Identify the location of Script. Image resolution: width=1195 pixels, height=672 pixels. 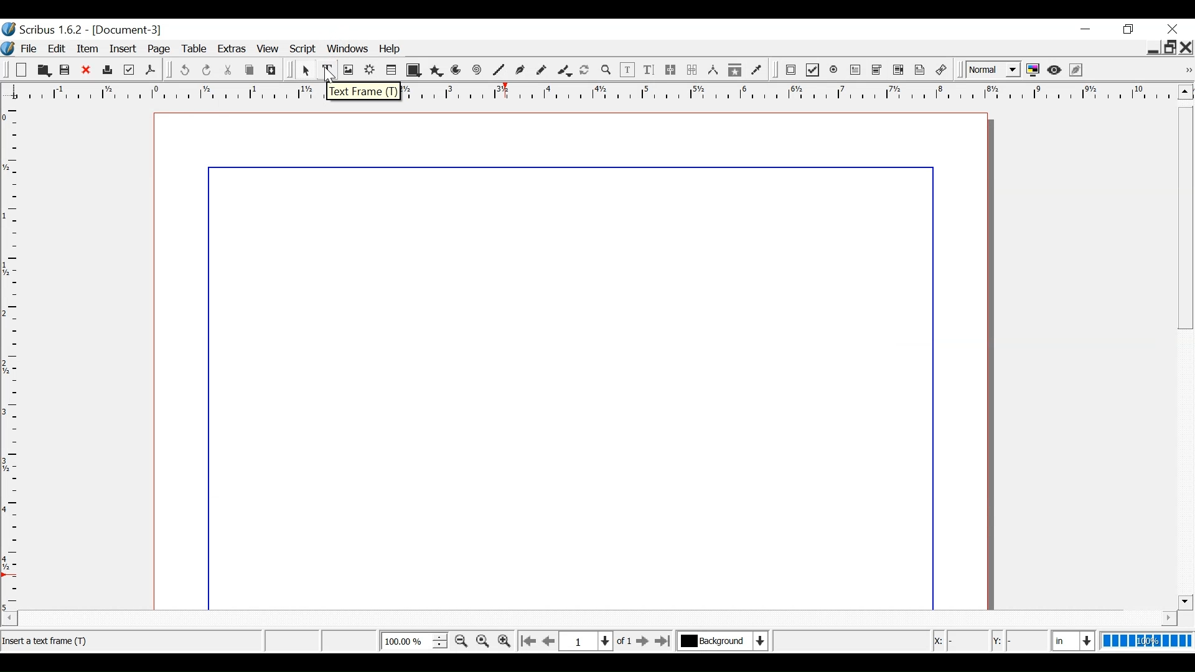
(304, 49).